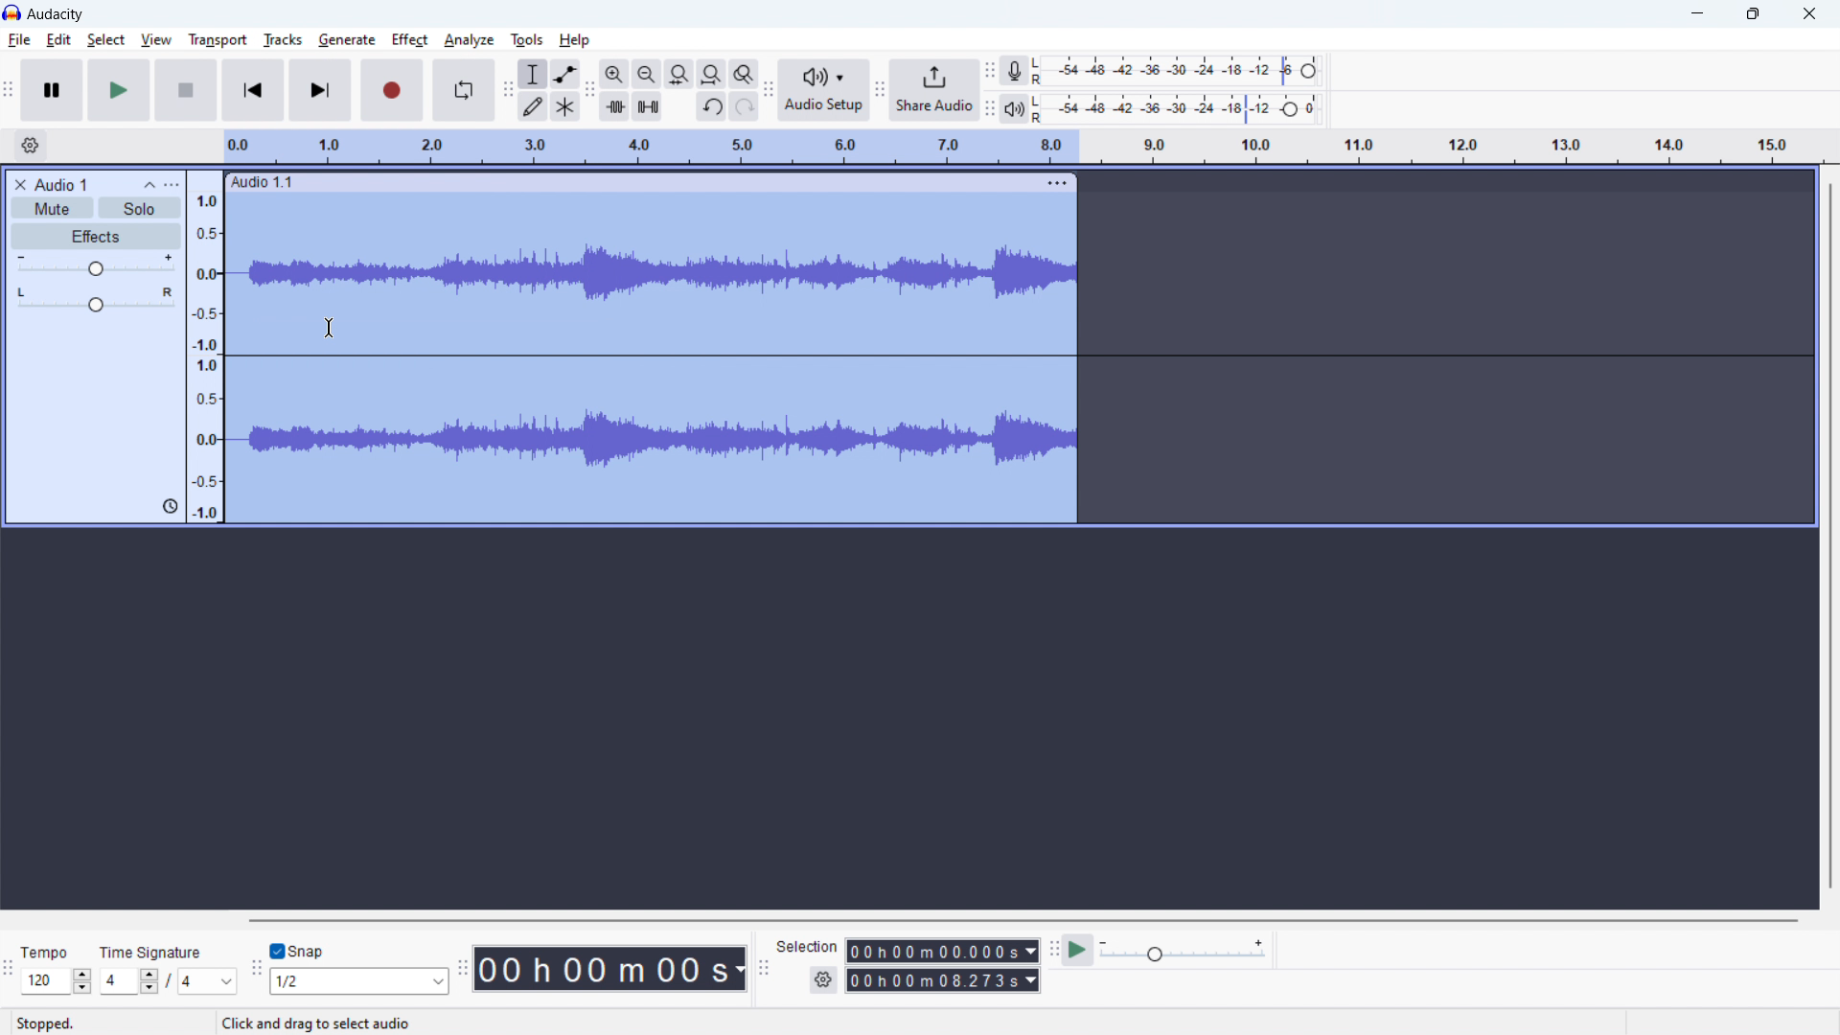 The height and width of the screenshot is (1035, 1840). I want to click on draw tool, so click(532, 107).